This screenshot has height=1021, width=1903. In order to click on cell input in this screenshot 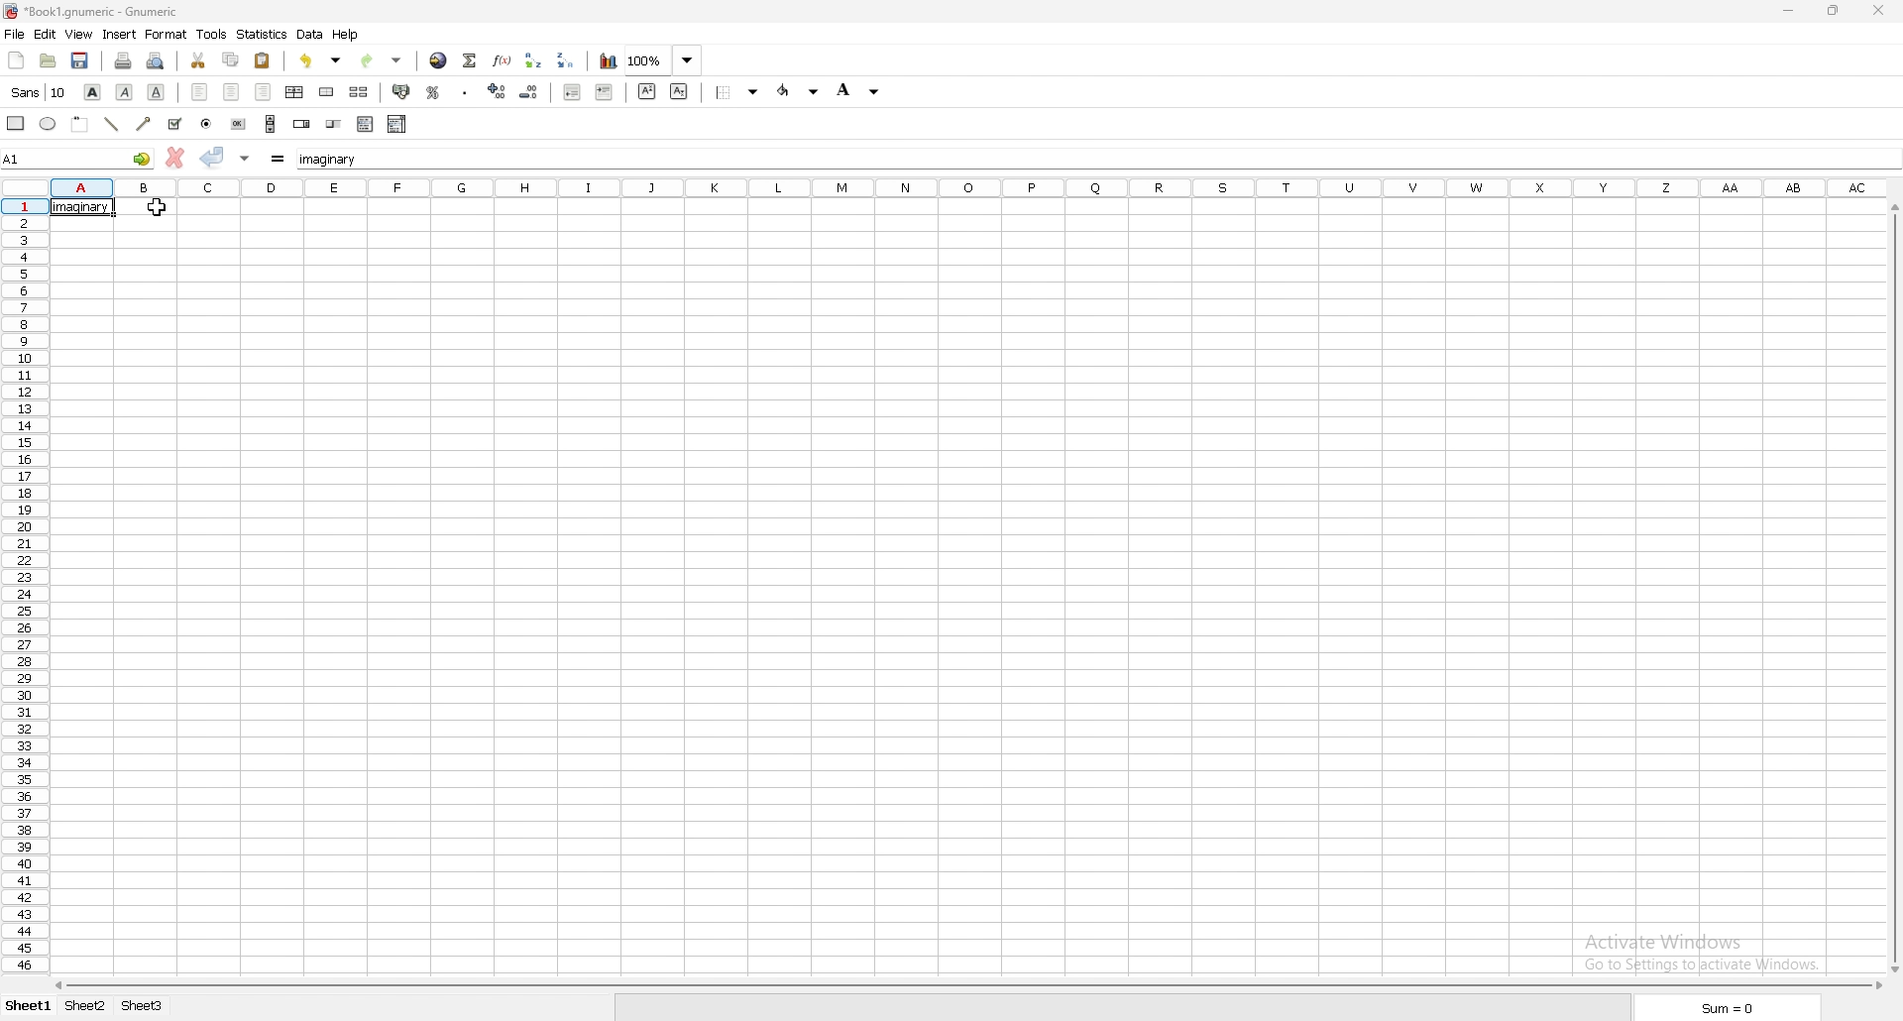, I will do `click(1097, 156)`.